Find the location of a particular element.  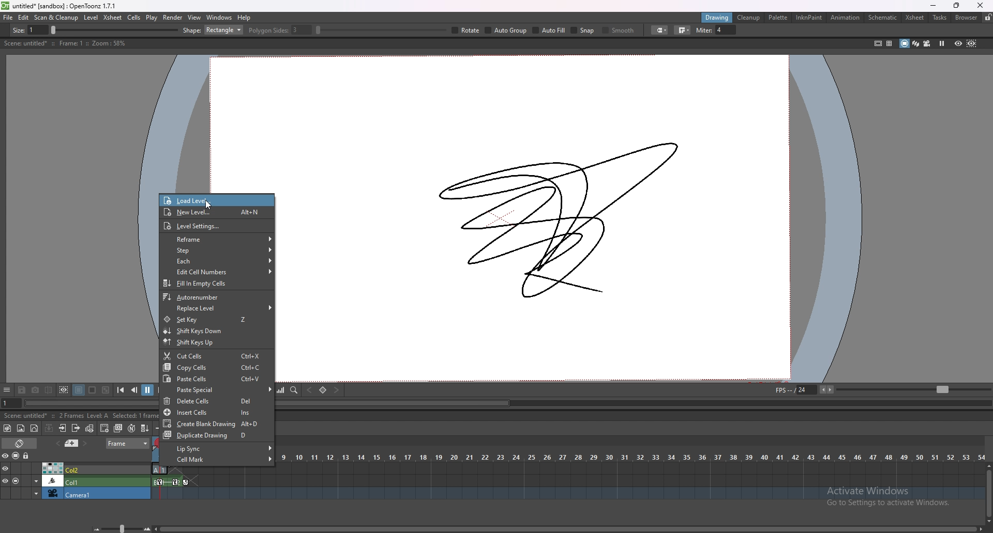

edit cell numbers is located at coordinates (217, 272).